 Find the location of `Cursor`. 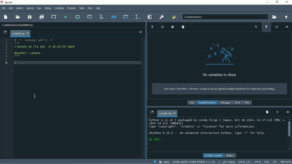

Cursor is located at coordinates (34, 97).